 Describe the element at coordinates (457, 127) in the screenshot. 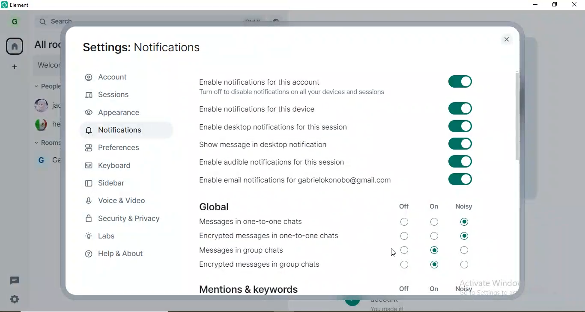

I see `toggle` at that location.